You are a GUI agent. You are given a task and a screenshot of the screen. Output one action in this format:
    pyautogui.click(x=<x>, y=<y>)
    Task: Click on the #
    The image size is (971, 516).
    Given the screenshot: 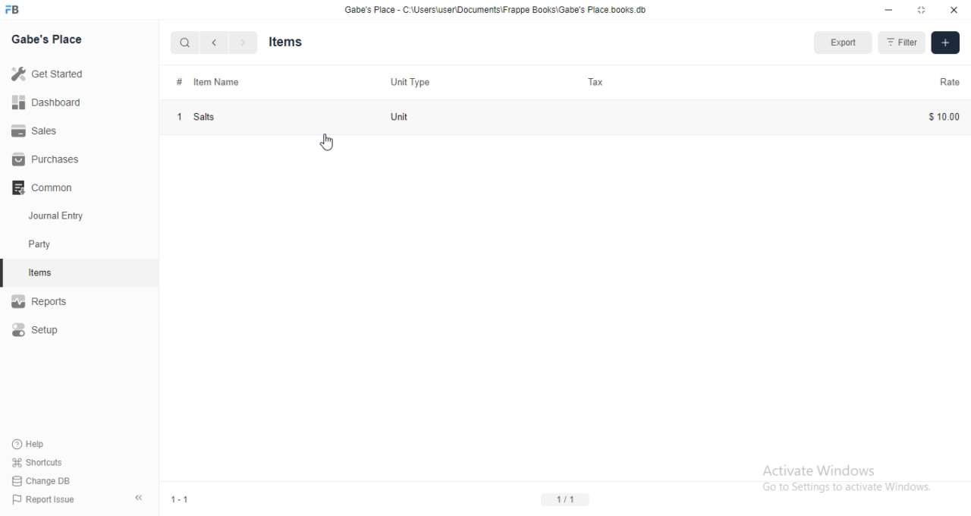 What is the action you would take?
    pyautogui.click(x=180, y=81)
    